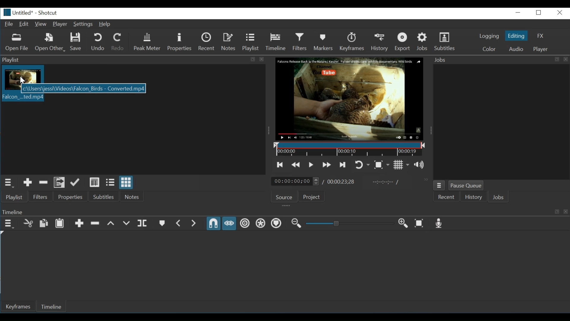 The width and height of the screenshot is (570, 321). Describe the element at coordinates (472, 198) in the screenshot. I see `History` at that location.